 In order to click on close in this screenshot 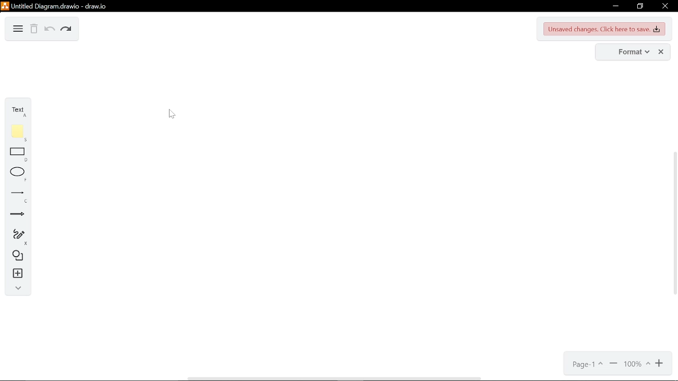, I will do `click(661, 52)`.